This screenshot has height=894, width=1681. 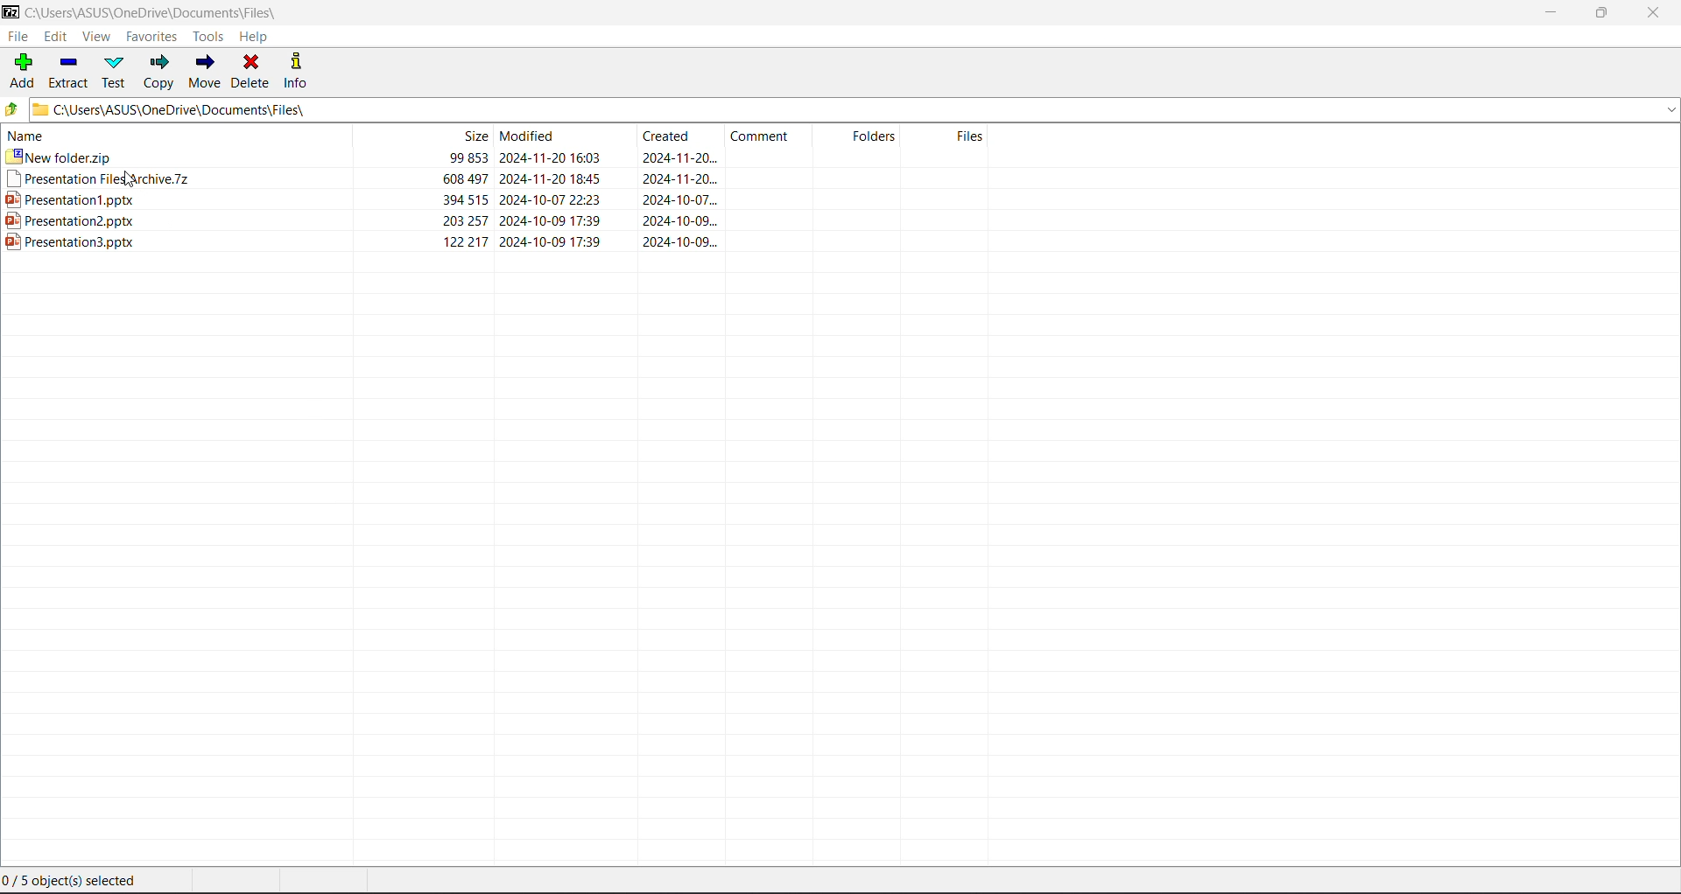 I want to click on  Presentation2.pptx 203 257 2024-10-09 17:39 2024-10-09., so click(x=360, y=222).